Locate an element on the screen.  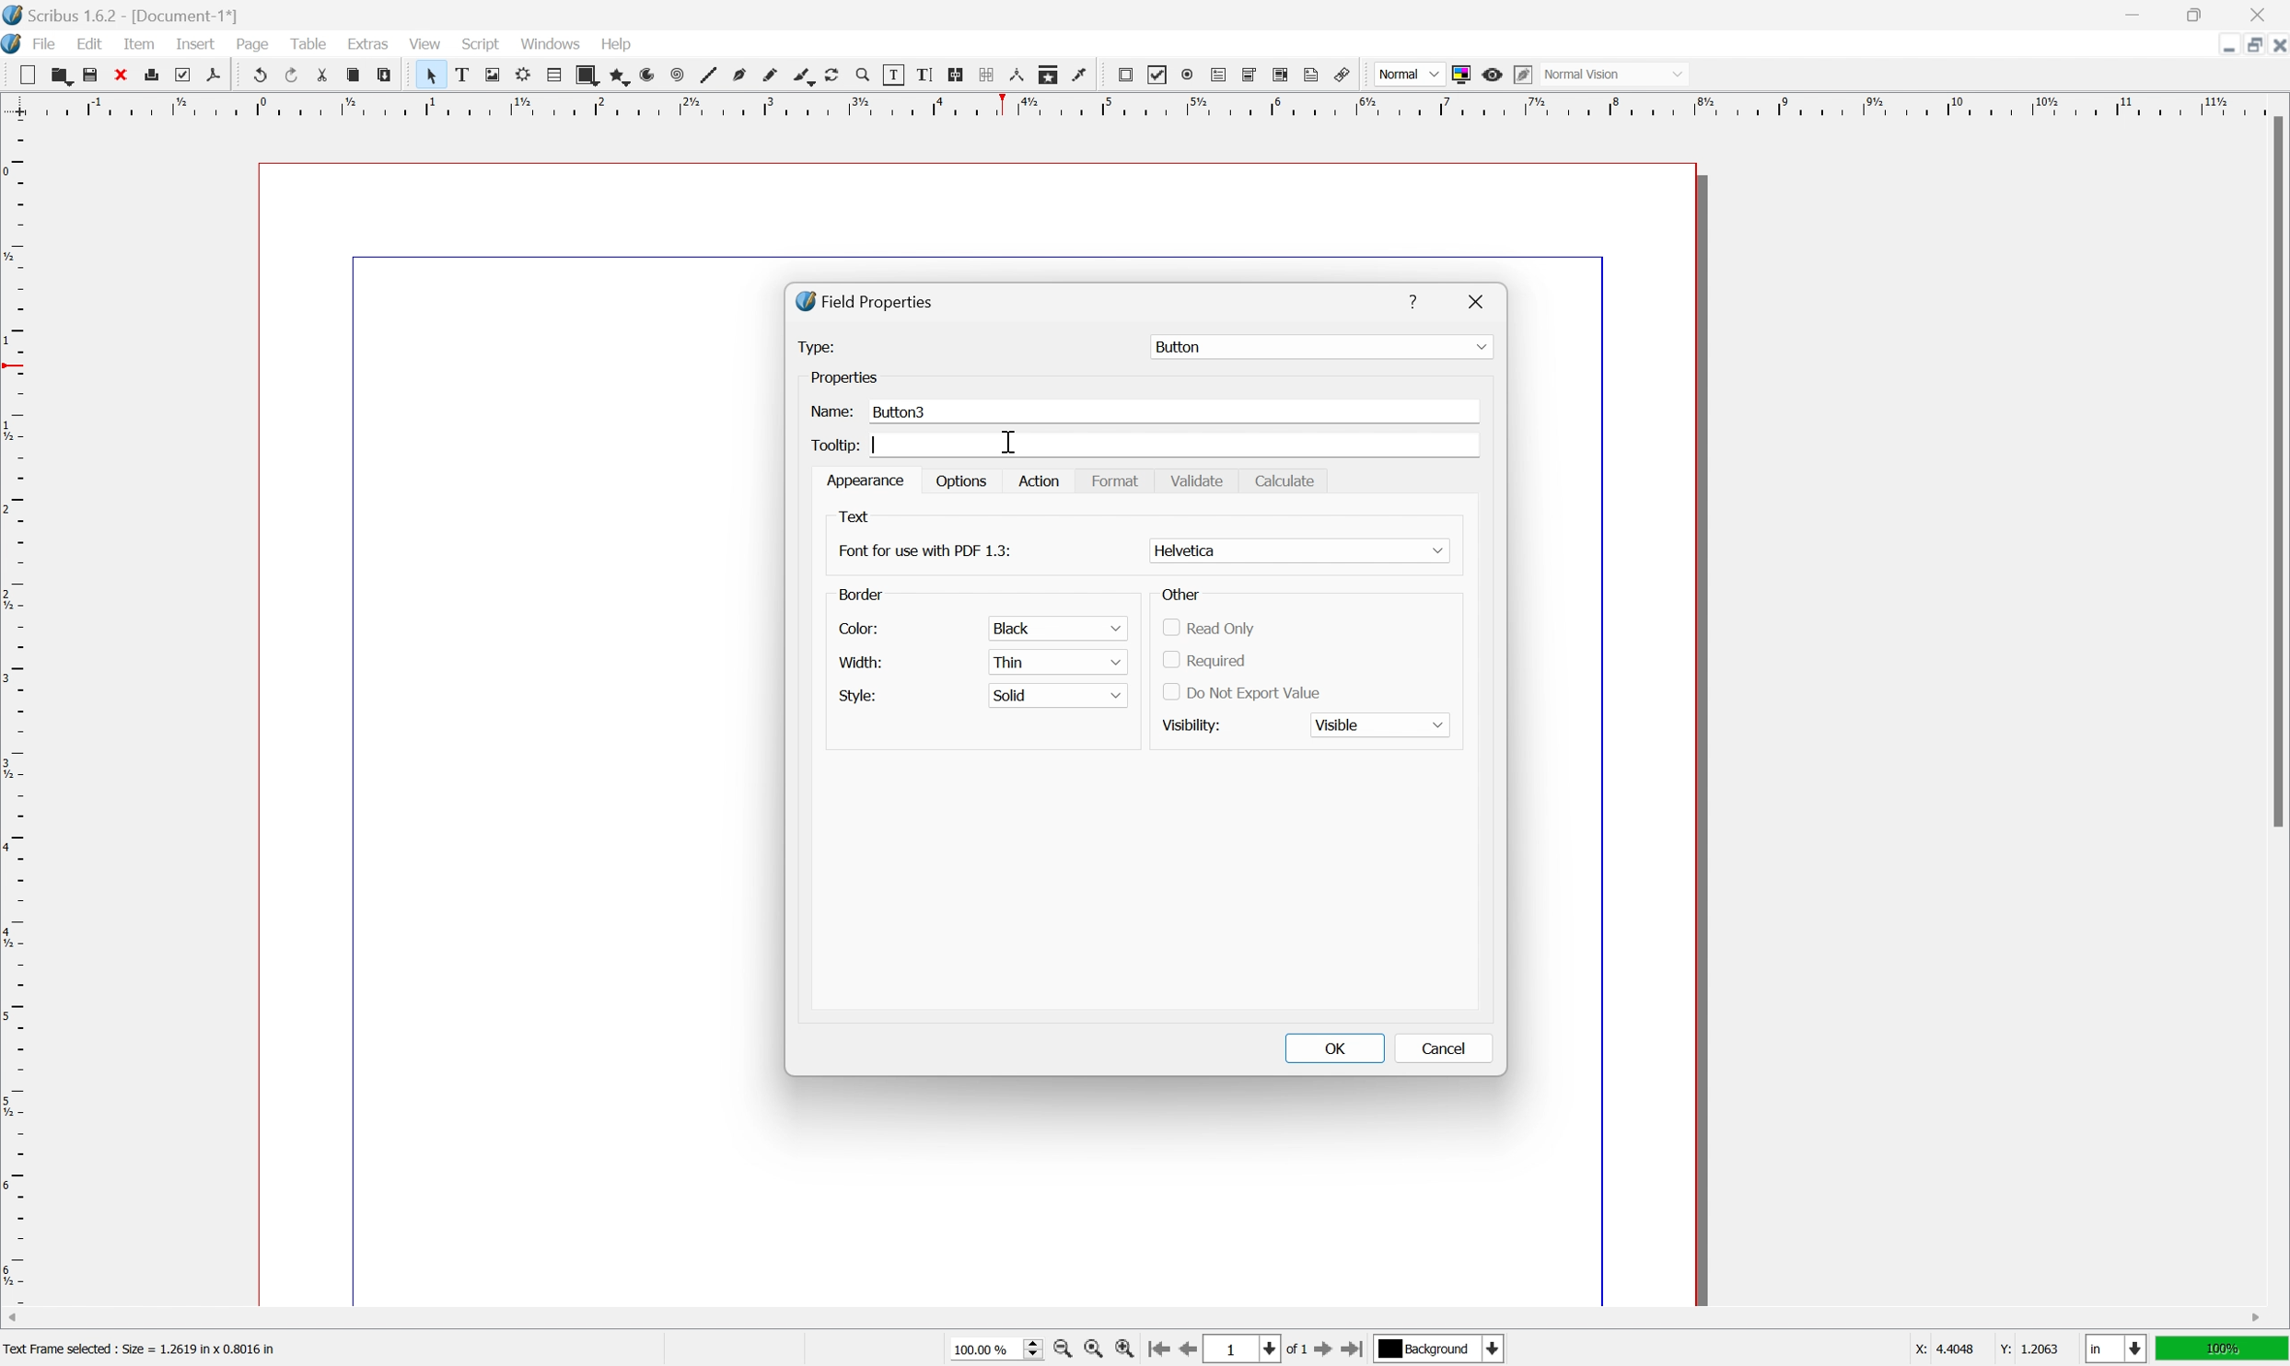
restore down is located at coordinates (2249, 44).